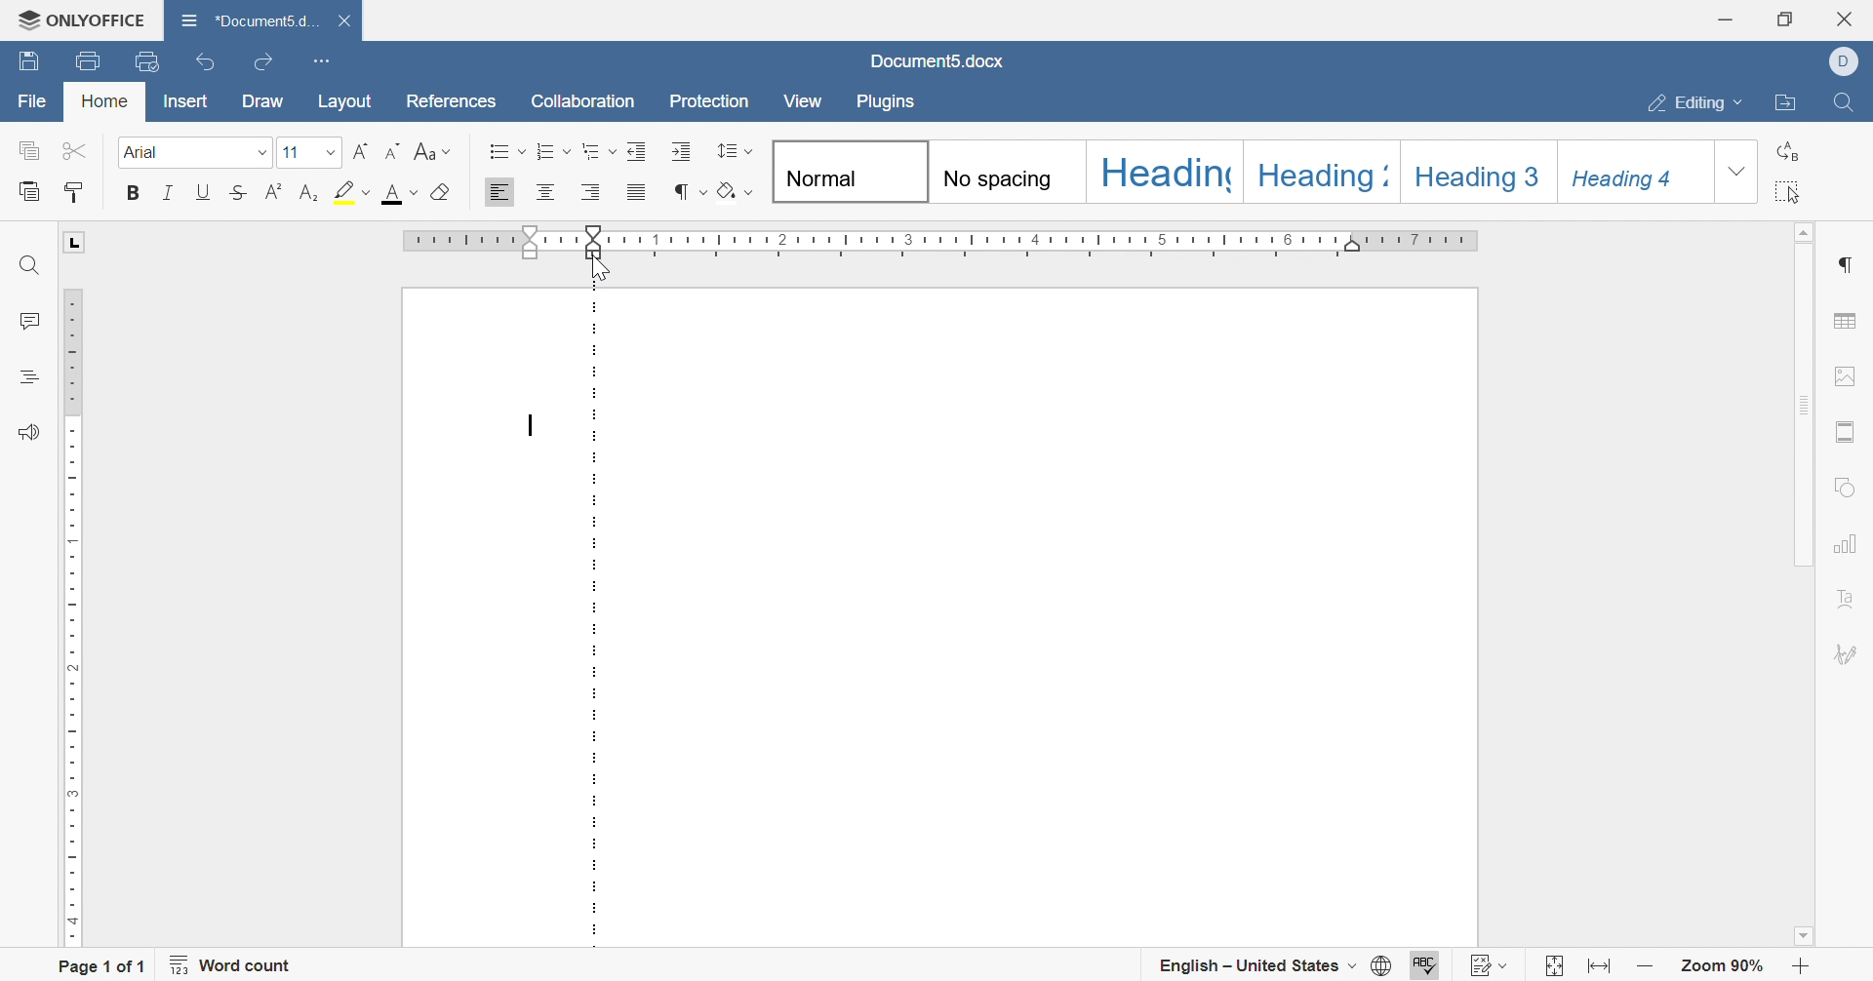 This screenshot has height=981, width=1873. What do you see at coordinates (547, 190) in the screenshot?
I see `Align center` at bounding box center [547, 190].